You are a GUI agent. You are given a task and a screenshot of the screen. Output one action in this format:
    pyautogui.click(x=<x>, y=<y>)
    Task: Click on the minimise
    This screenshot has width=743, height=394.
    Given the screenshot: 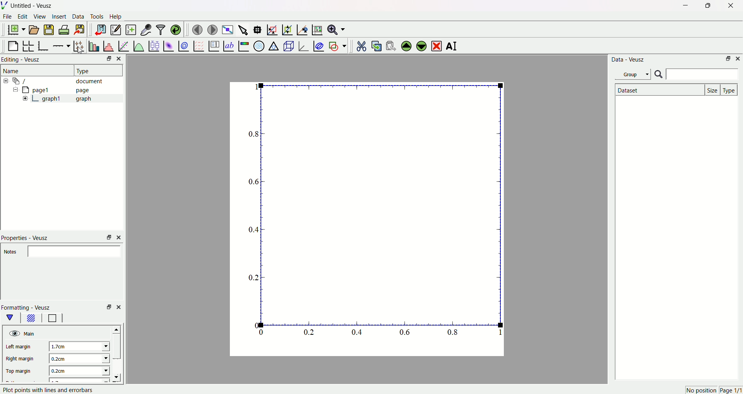 What is the action you would take?
    pyautogui.click(x=107, y=307)
    